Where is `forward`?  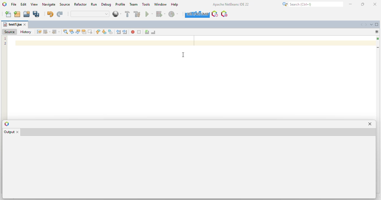 forward is located at coordinates (56, 32).